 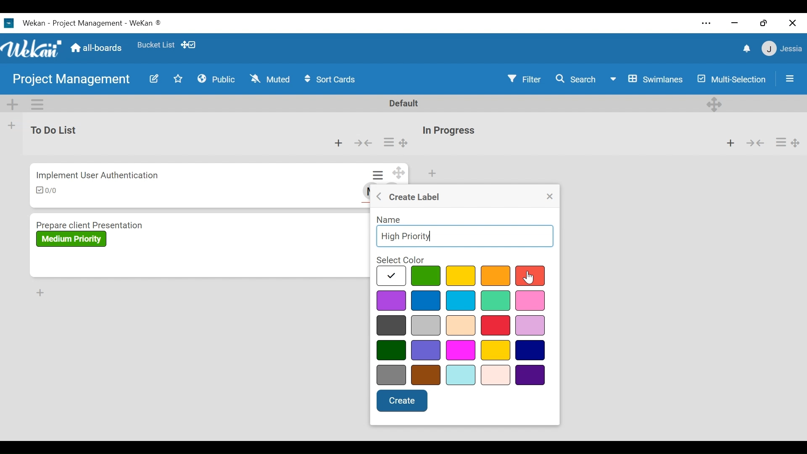 I want to click on Name Field, so click(x=466, y=236).